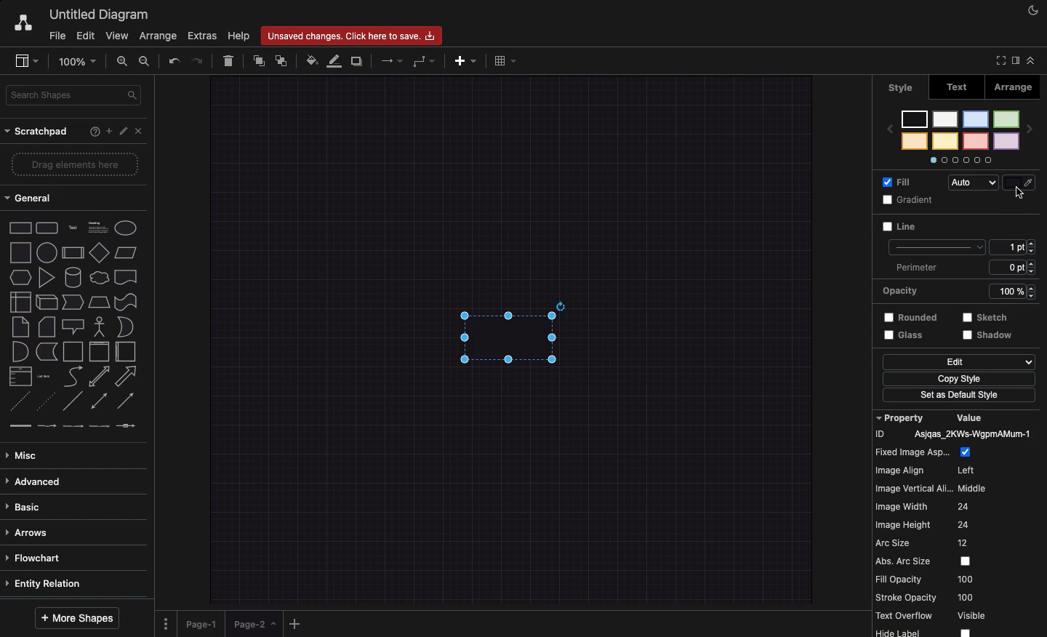 Image resolution: width=1047 pixels, height=637 pixels. What do you see at coordinates (106, 131) in the screenshot?
I see `Add` at bounding box center [106, 131].